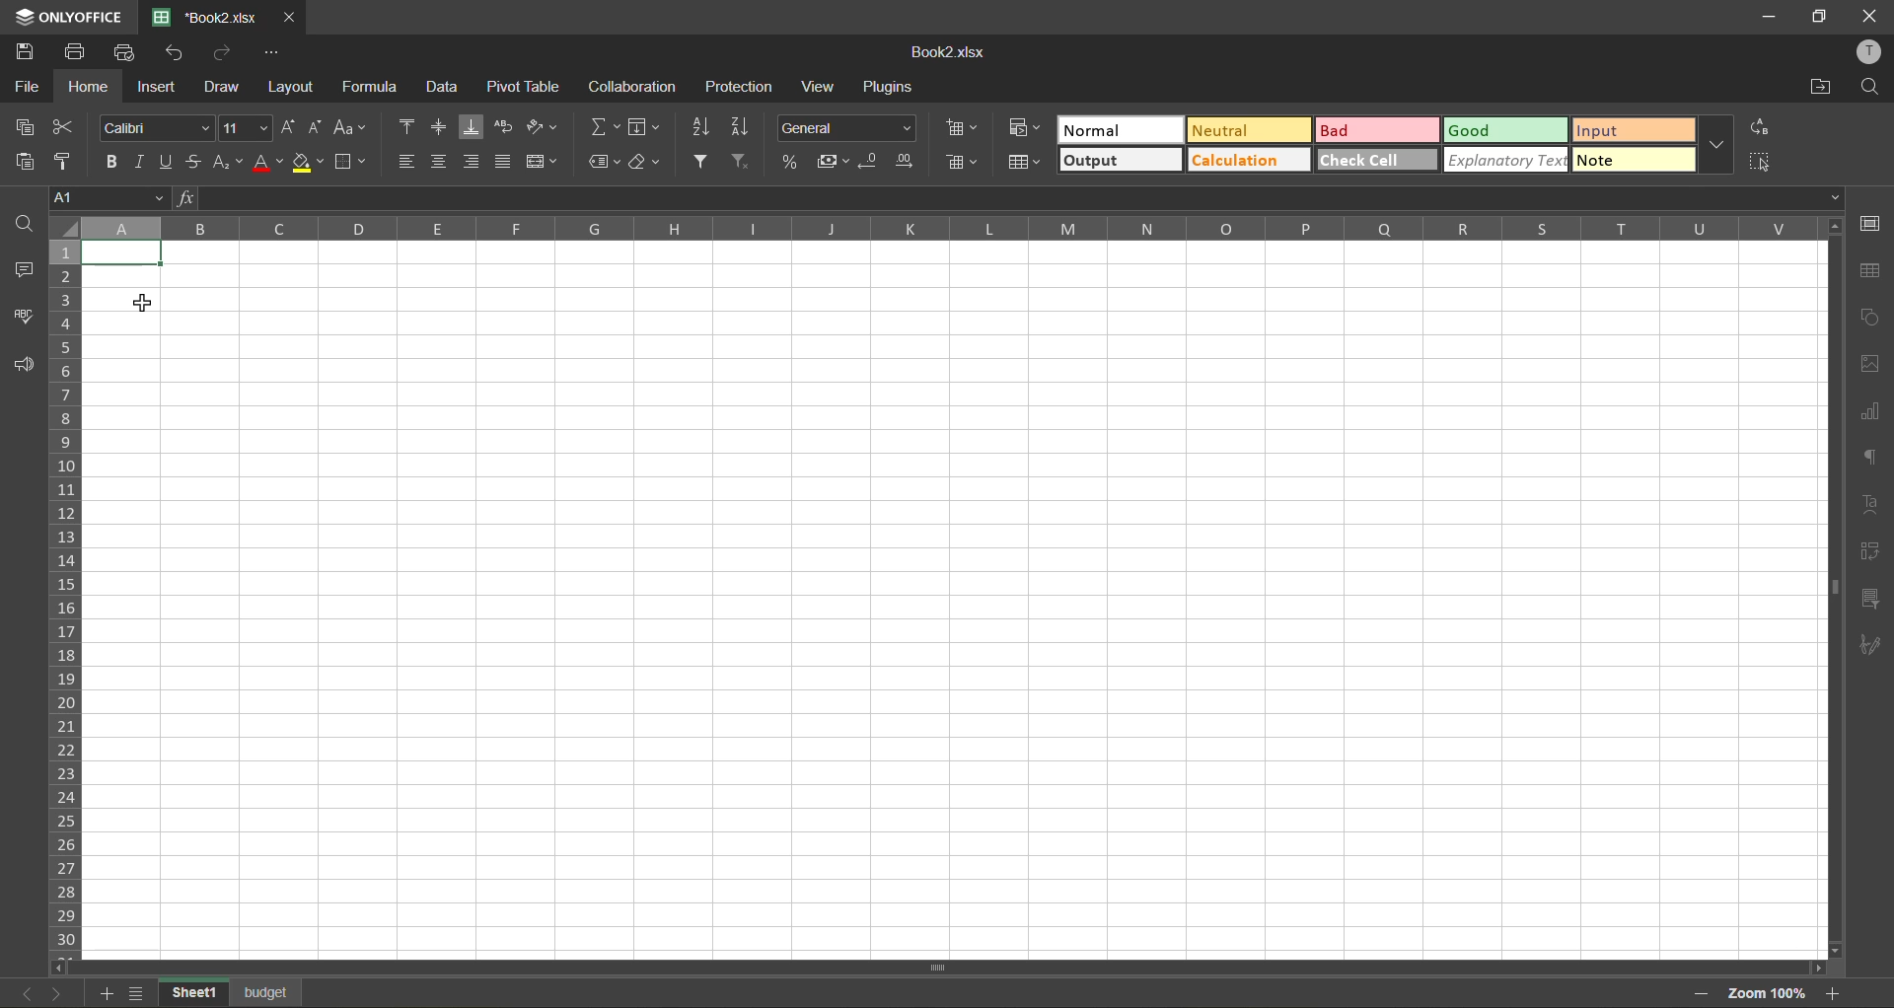 The image size is (1894, 1008). Describe the element at coordinates (1829, 464) in the screenshot. I see `scroll bar` at that location.